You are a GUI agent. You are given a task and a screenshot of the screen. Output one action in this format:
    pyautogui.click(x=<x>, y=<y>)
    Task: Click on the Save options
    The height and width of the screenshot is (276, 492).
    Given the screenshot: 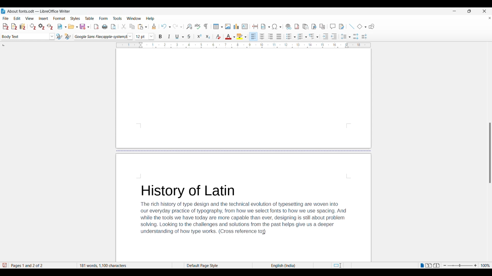 What is the action you would take?
    pyautogui.click(x=85, y=27)
    